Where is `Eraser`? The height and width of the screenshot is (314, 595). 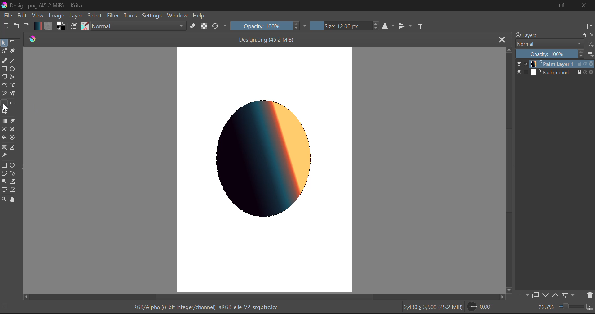 Eraser is located at coordinates (193, 26).